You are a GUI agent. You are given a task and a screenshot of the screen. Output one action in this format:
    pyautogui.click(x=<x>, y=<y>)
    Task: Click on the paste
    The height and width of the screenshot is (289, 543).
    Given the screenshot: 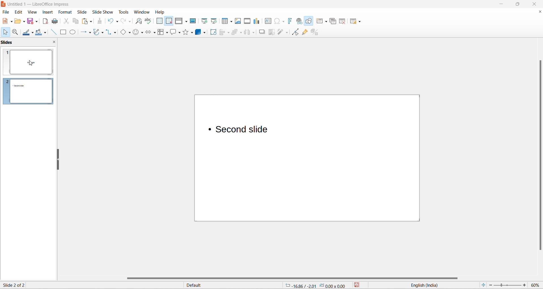 What is the action you would take?
    pyautogui.click(x=85, y=20)
    